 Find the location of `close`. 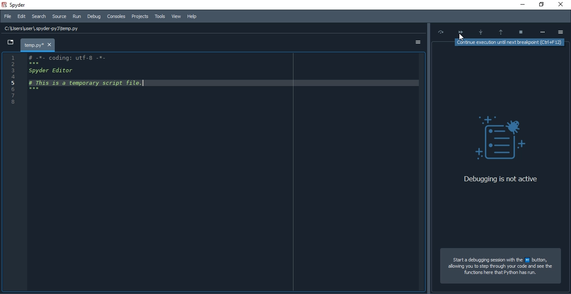

close is located at coordinates (563, 5).